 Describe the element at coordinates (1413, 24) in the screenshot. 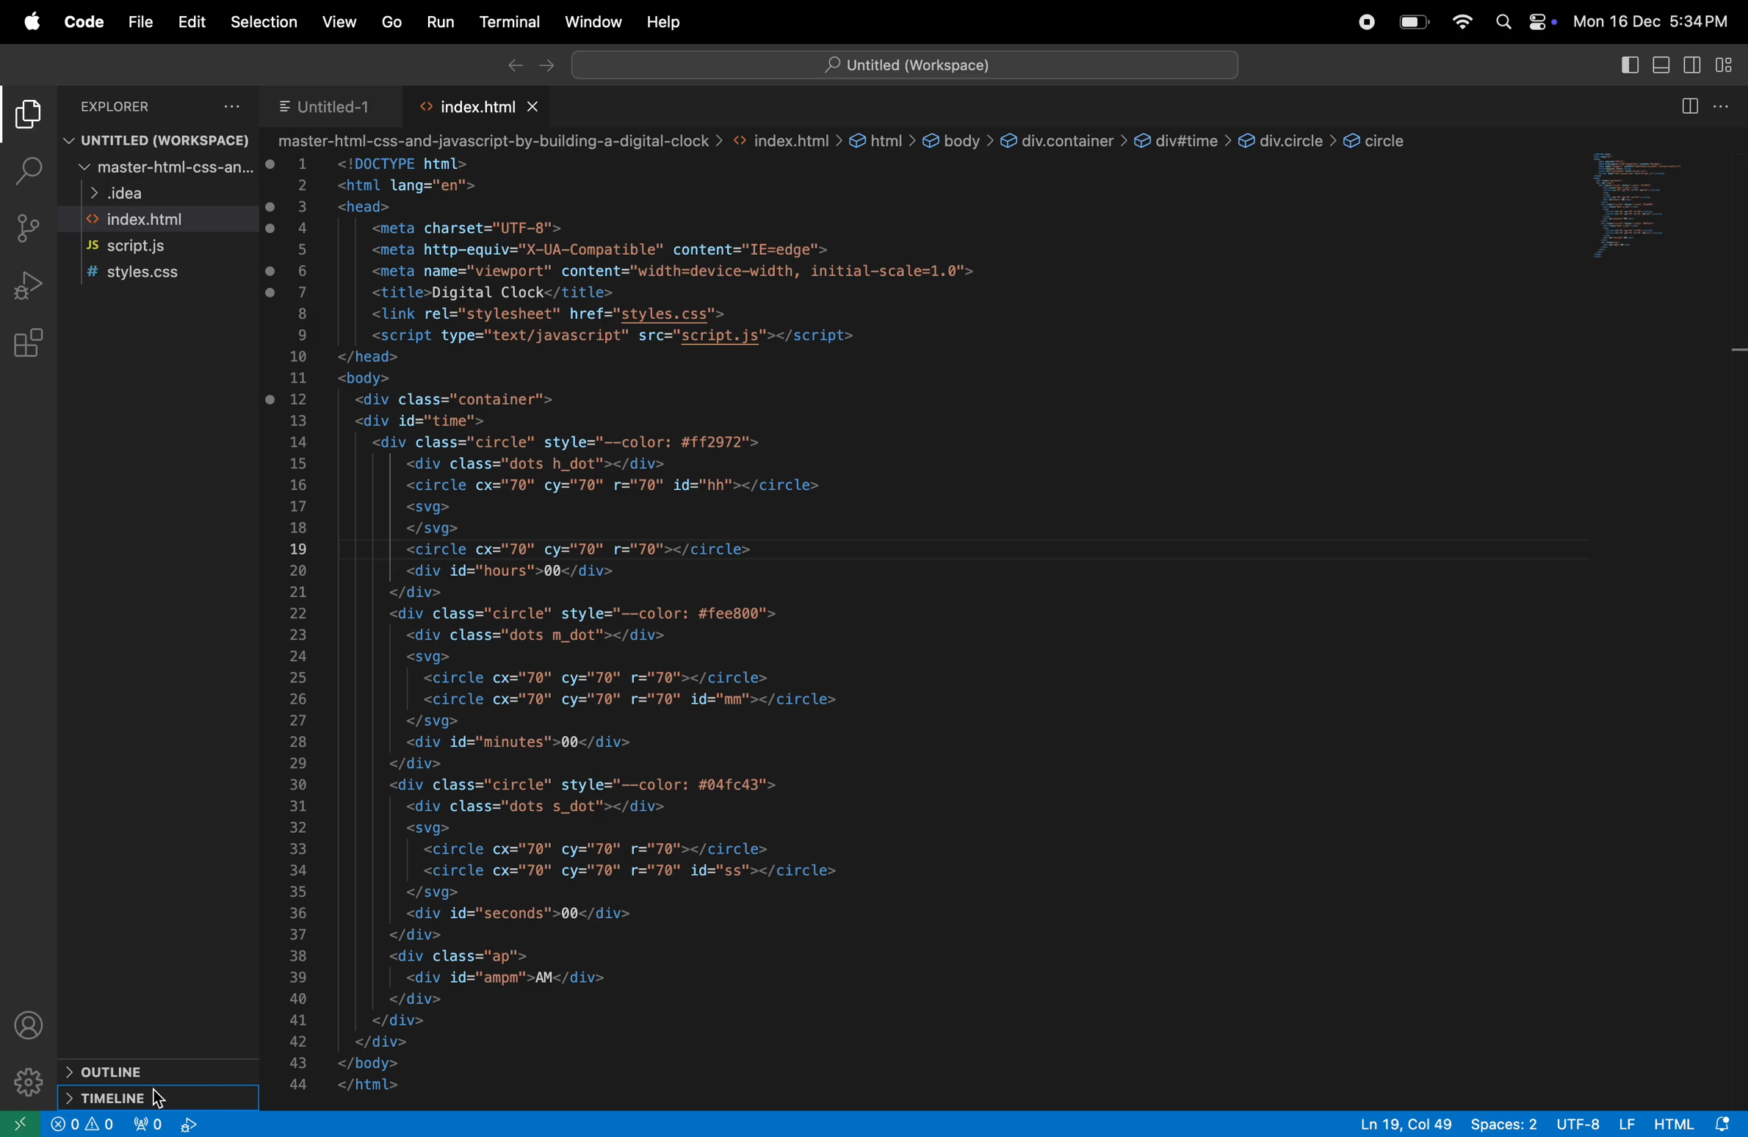

I see `battery ` at that location.